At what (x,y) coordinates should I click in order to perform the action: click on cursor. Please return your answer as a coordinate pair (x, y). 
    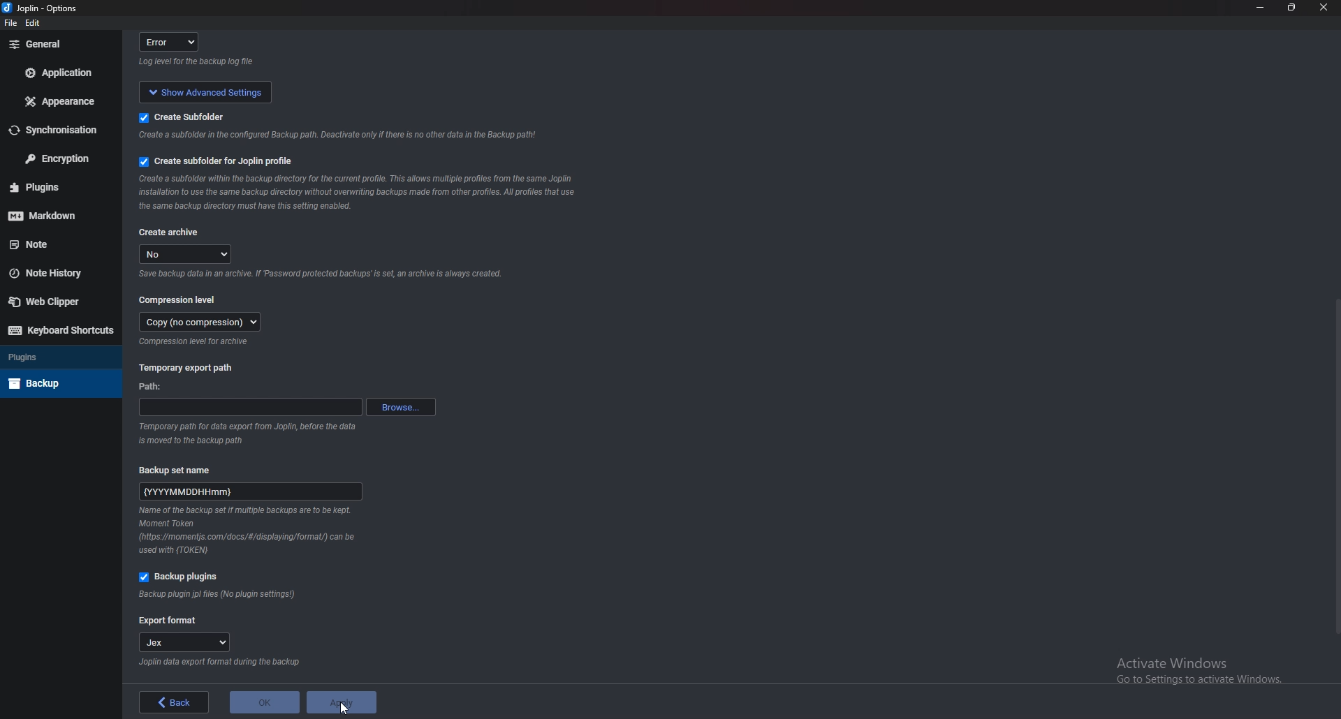
    Looking at the image, I should click on (341, 709).